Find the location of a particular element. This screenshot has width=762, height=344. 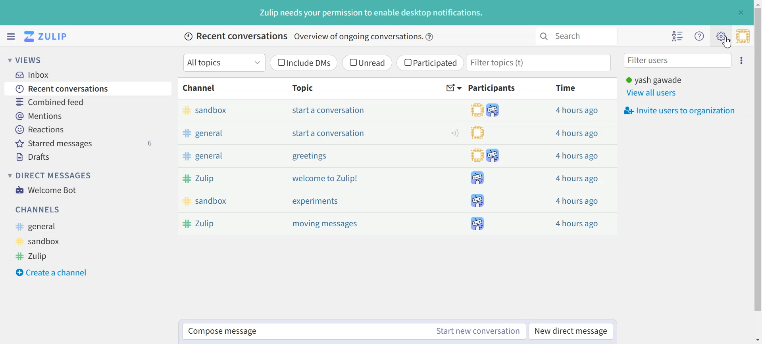

New direct messages is located at coordinates (571, 331).